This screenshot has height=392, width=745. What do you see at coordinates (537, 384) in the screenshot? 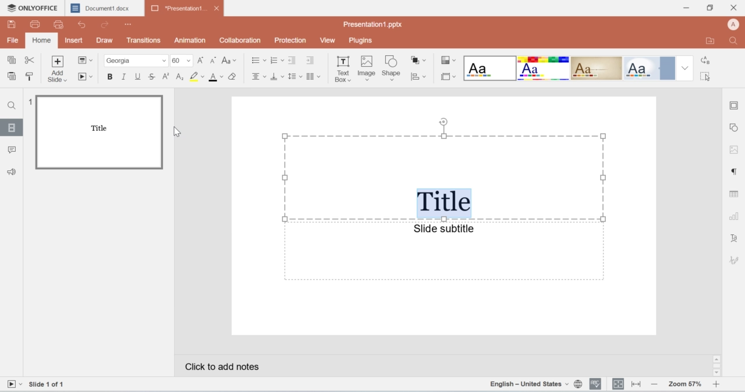
I see `language` at bounding box center [537, 384].